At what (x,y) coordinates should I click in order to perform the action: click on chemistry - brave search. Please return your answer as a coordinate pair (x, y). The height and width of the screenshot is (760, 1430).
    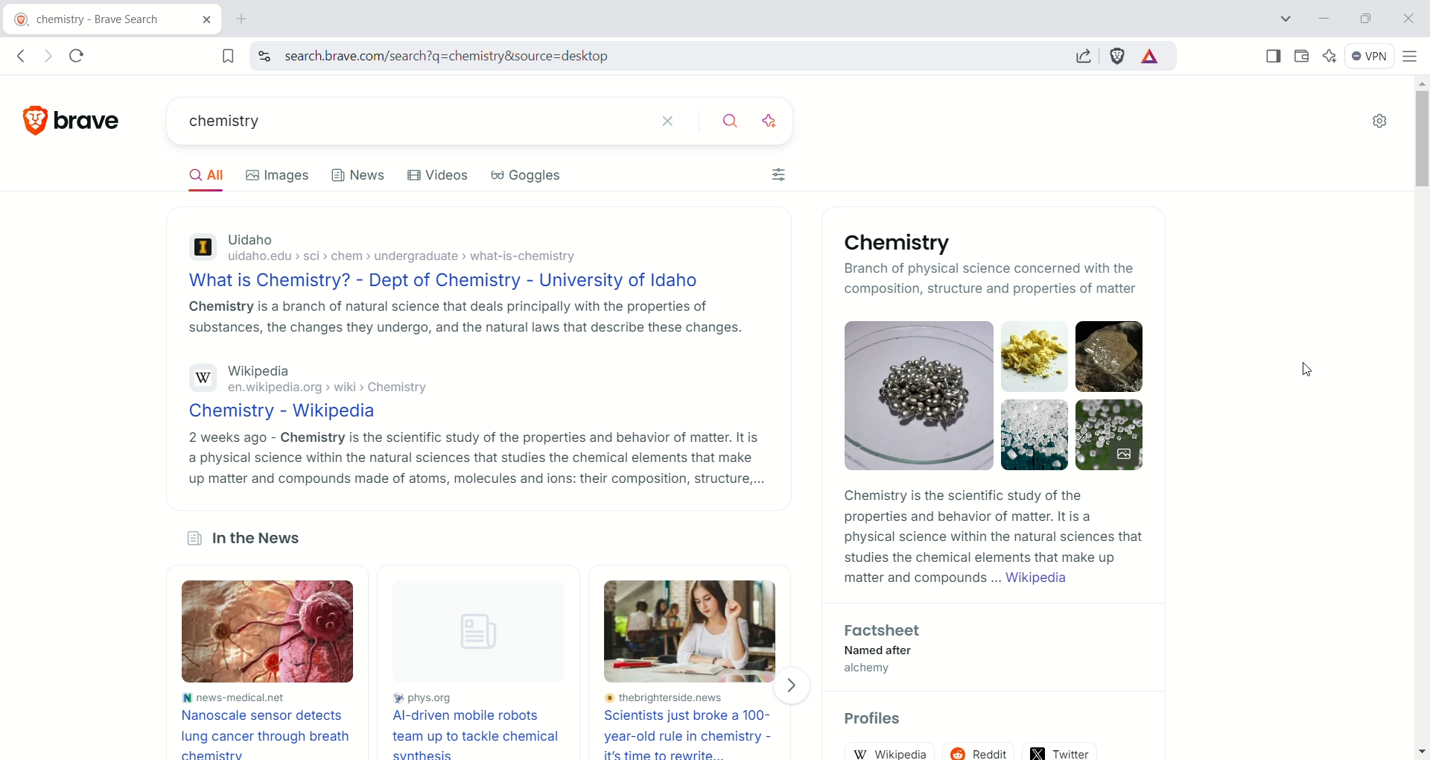
    Looking at the image, I should click on (84, 21).